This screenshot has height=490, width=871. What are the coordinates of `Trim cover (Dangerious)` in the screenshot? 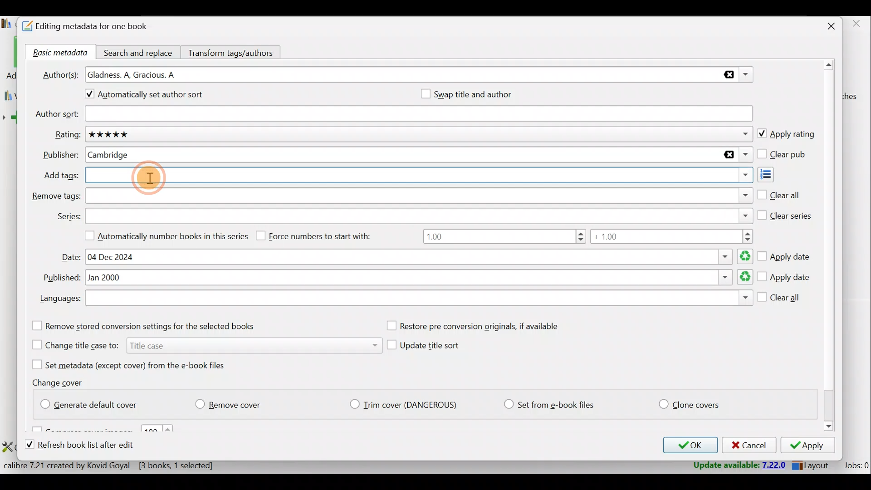 It's located at (406, 406).